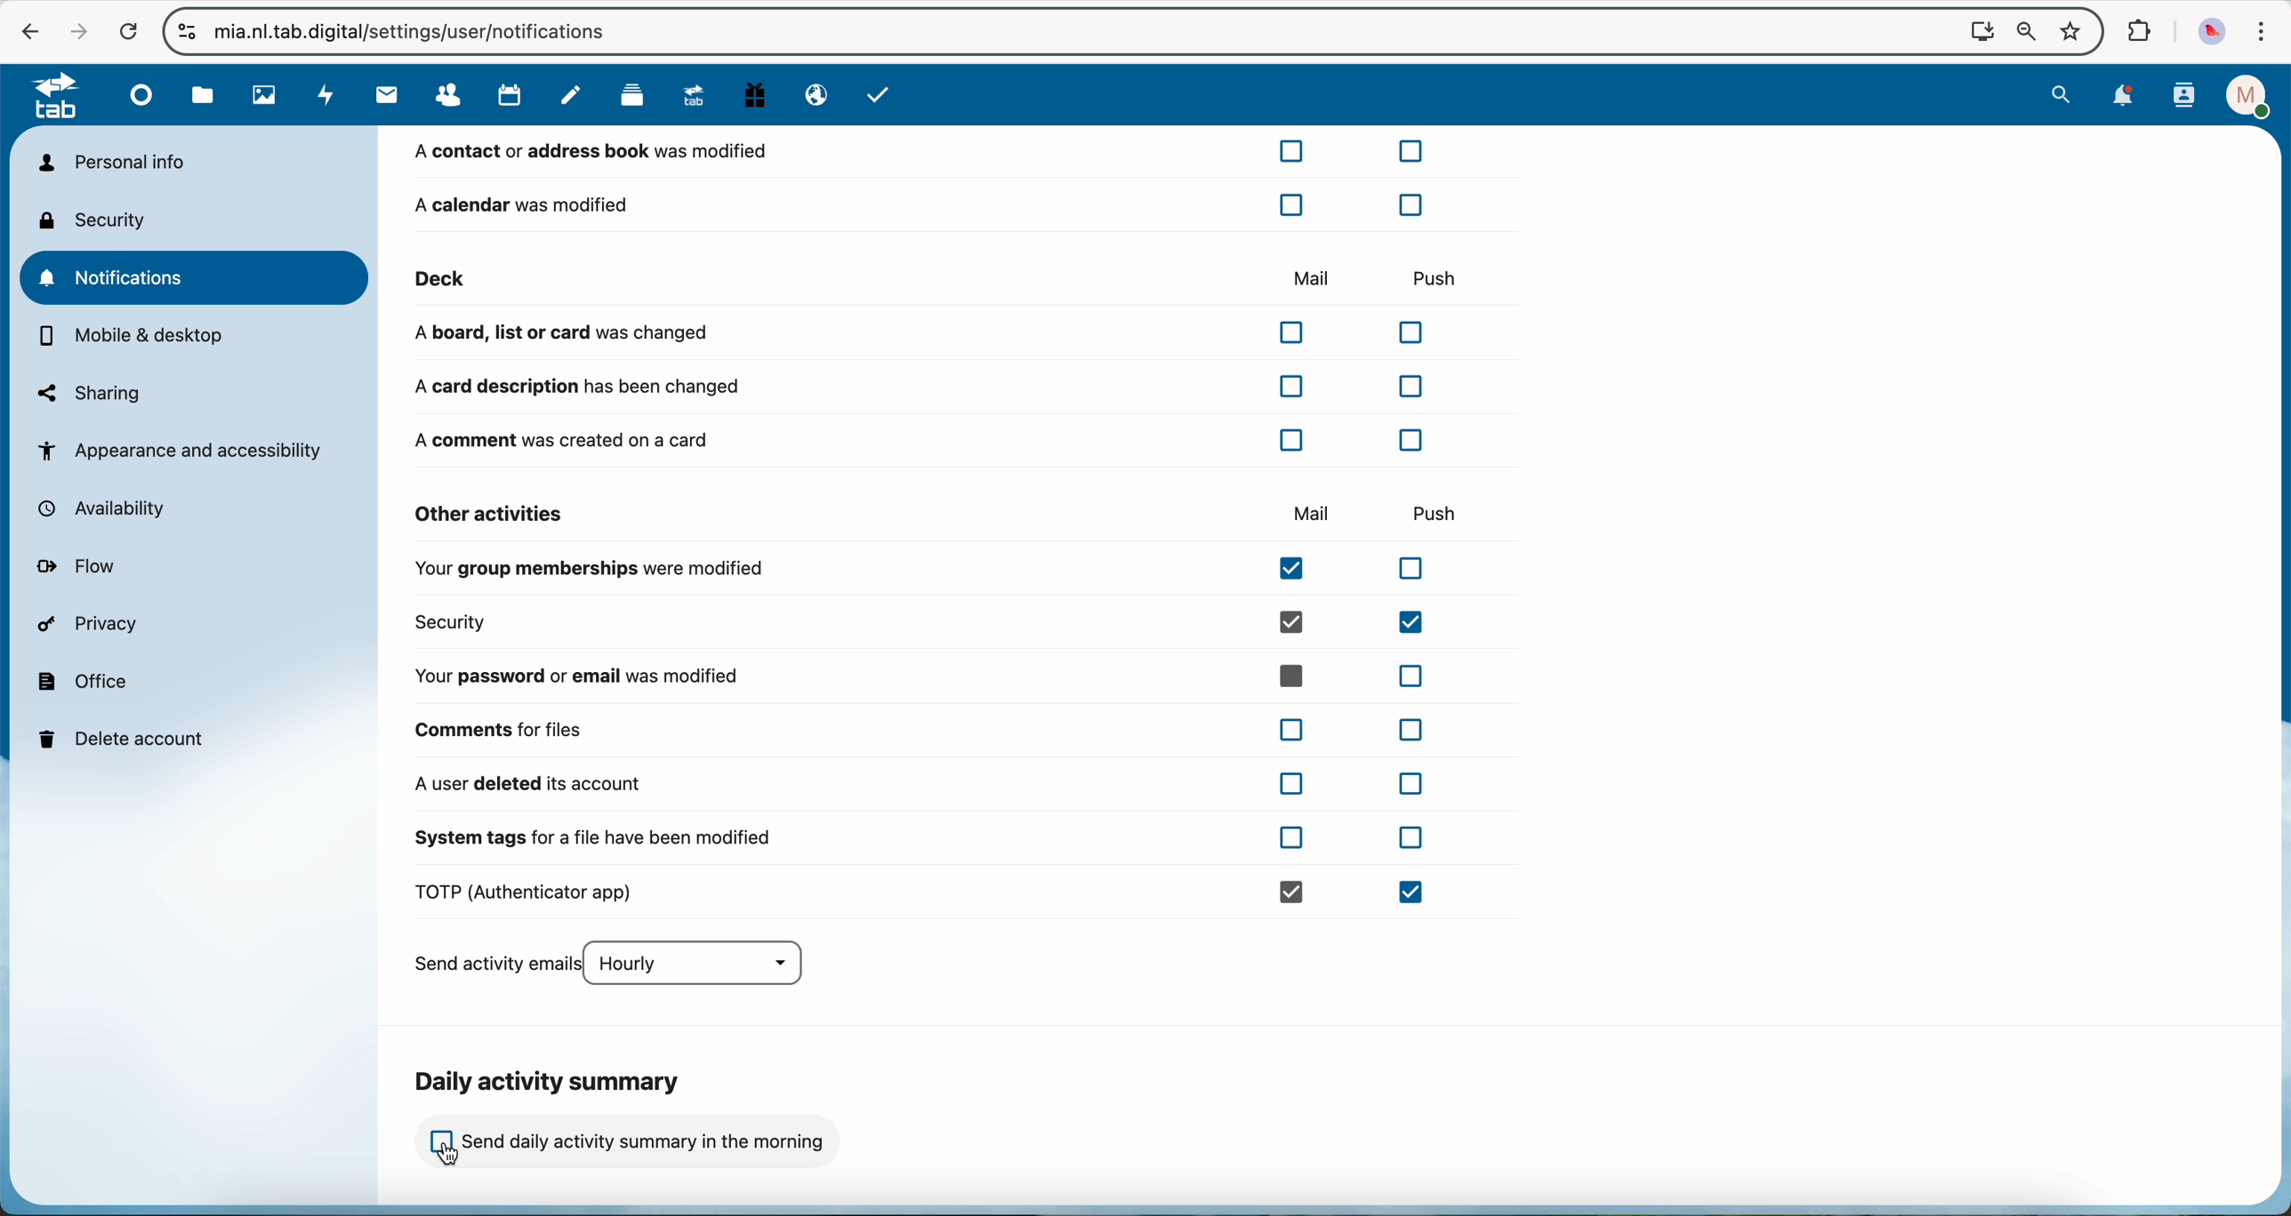 The width and height of the screenshot is (2291, 1216). Describe the element at coordinates (47, 98) in the screenshot. I see `tab logo` at that location.